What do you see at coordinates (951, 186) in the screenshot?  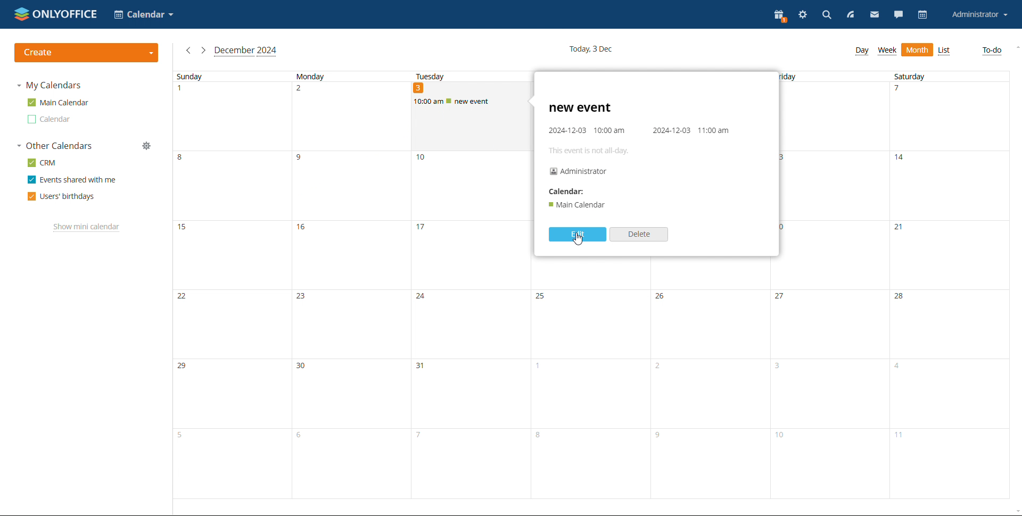 I see `14` at bounding box center [951, 186].